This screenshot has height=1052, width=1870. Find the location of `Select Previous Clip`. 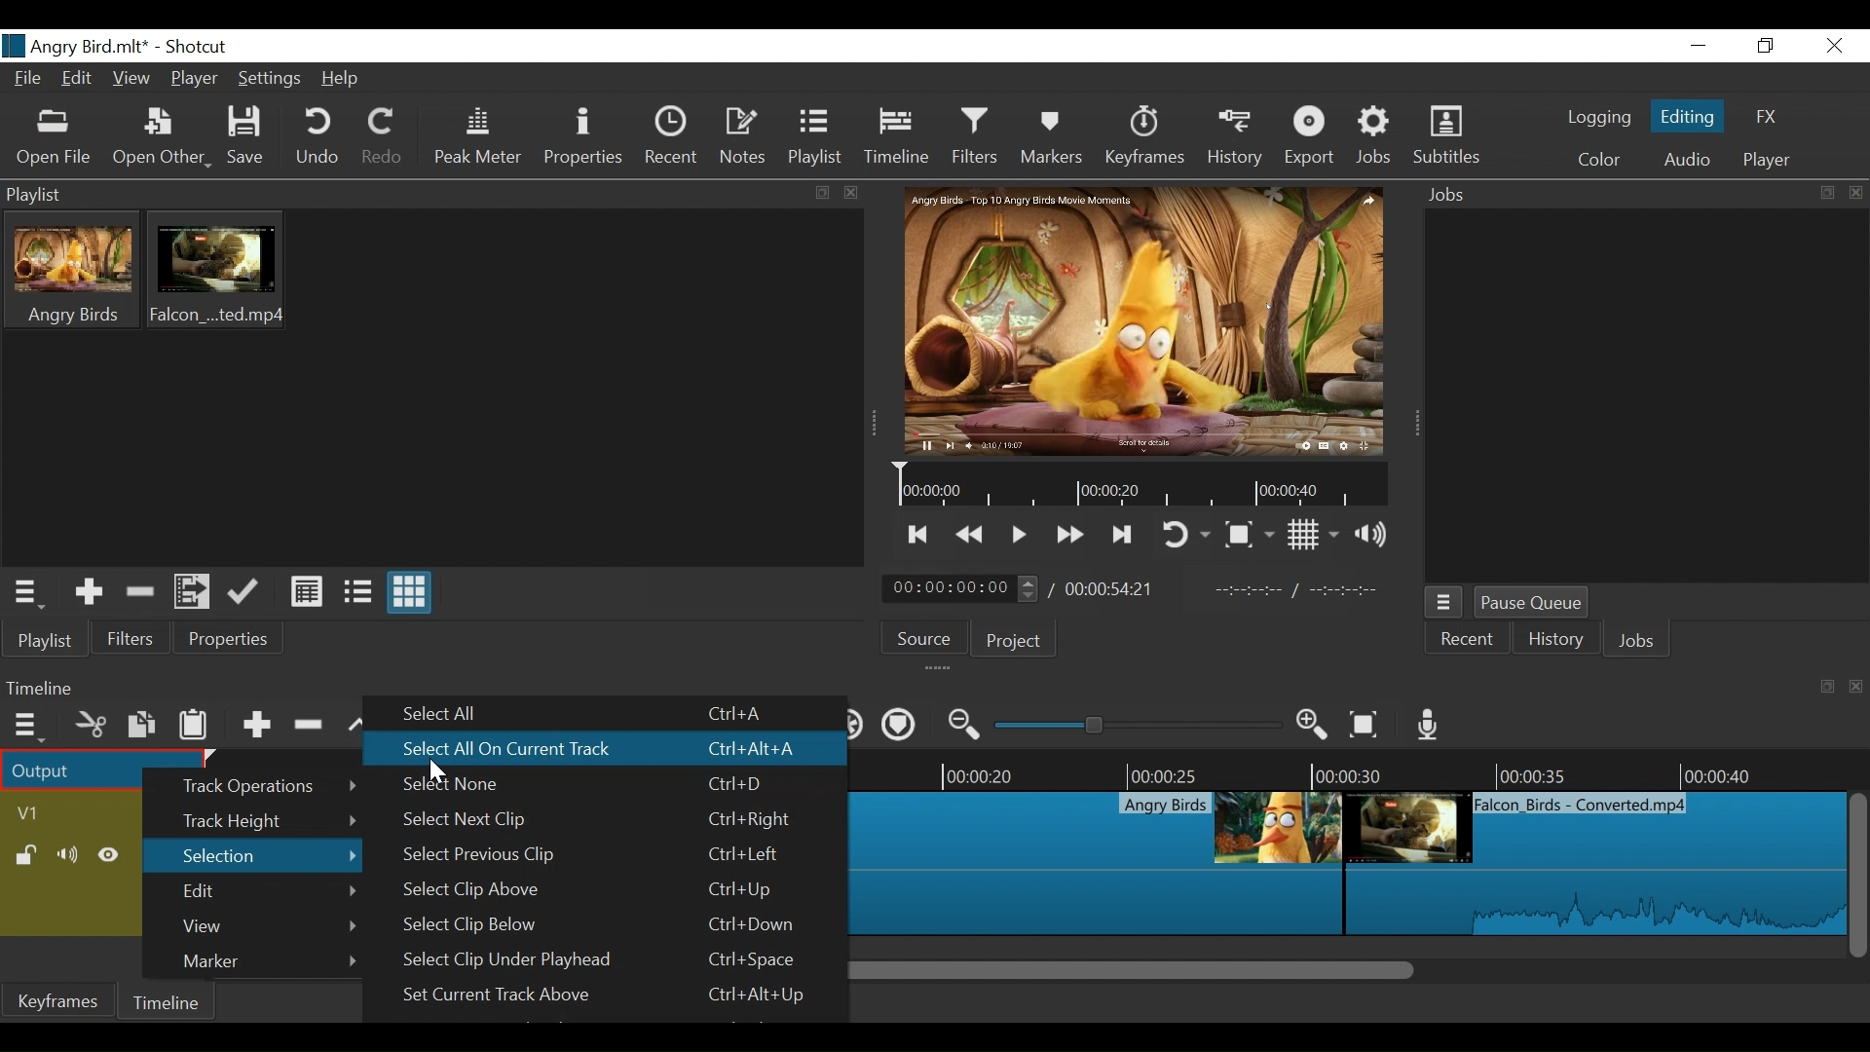

Select Previous Clip is located at coordinates (617, 854).